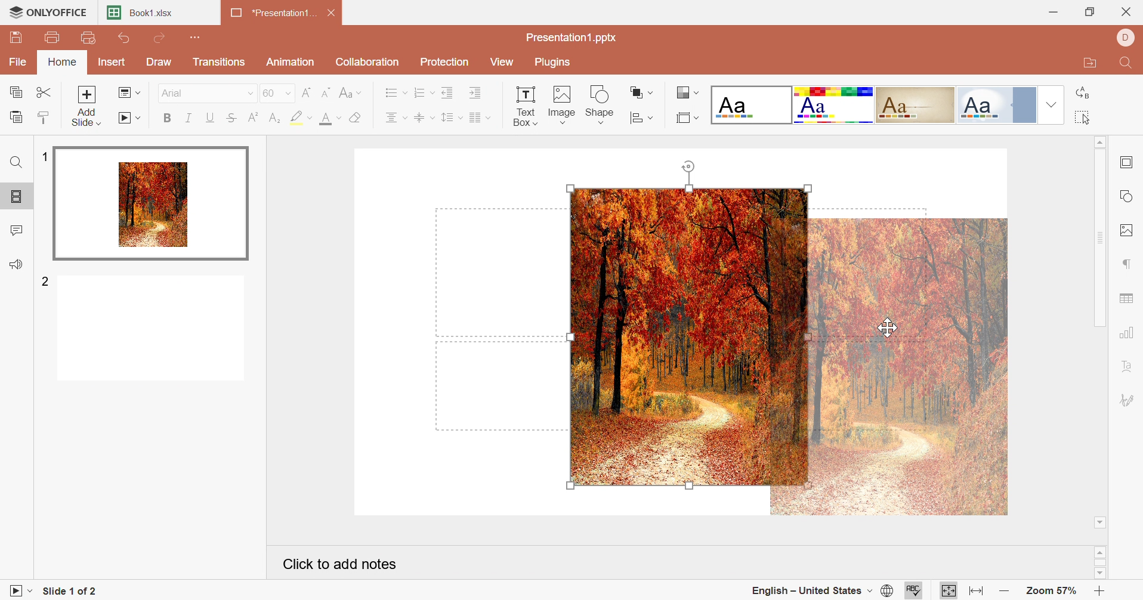 The height and width of the screenshot is (600, 1143). I want to click on Decrease Indent, so click(449, 94).